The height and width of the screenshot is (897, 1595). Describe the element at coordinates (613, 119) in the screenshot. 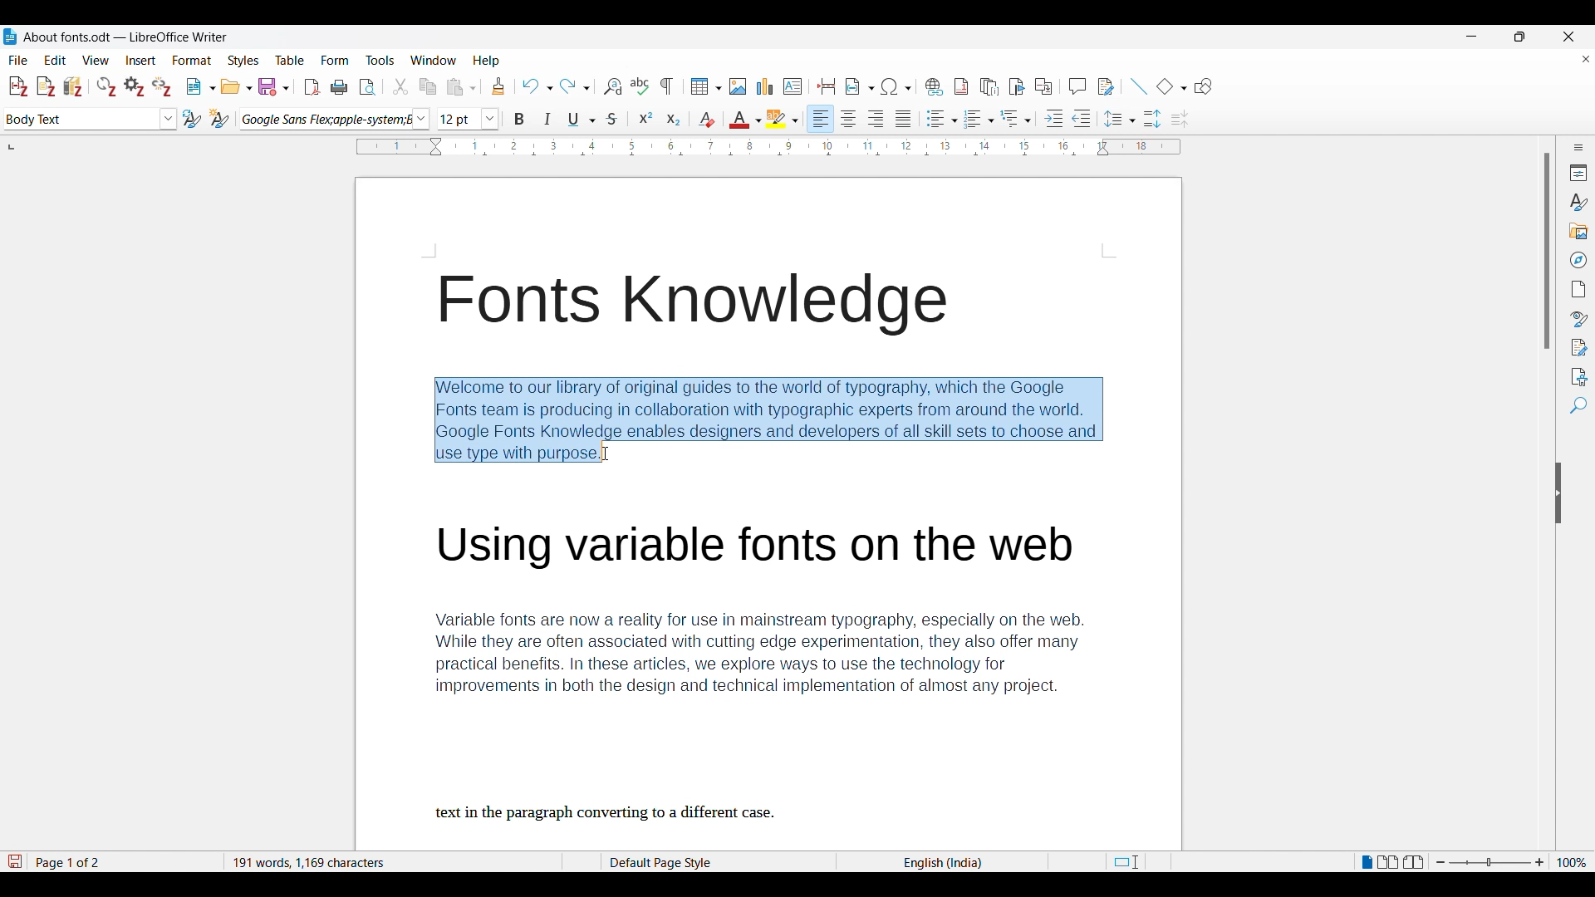

I see `Strike through` at that location.